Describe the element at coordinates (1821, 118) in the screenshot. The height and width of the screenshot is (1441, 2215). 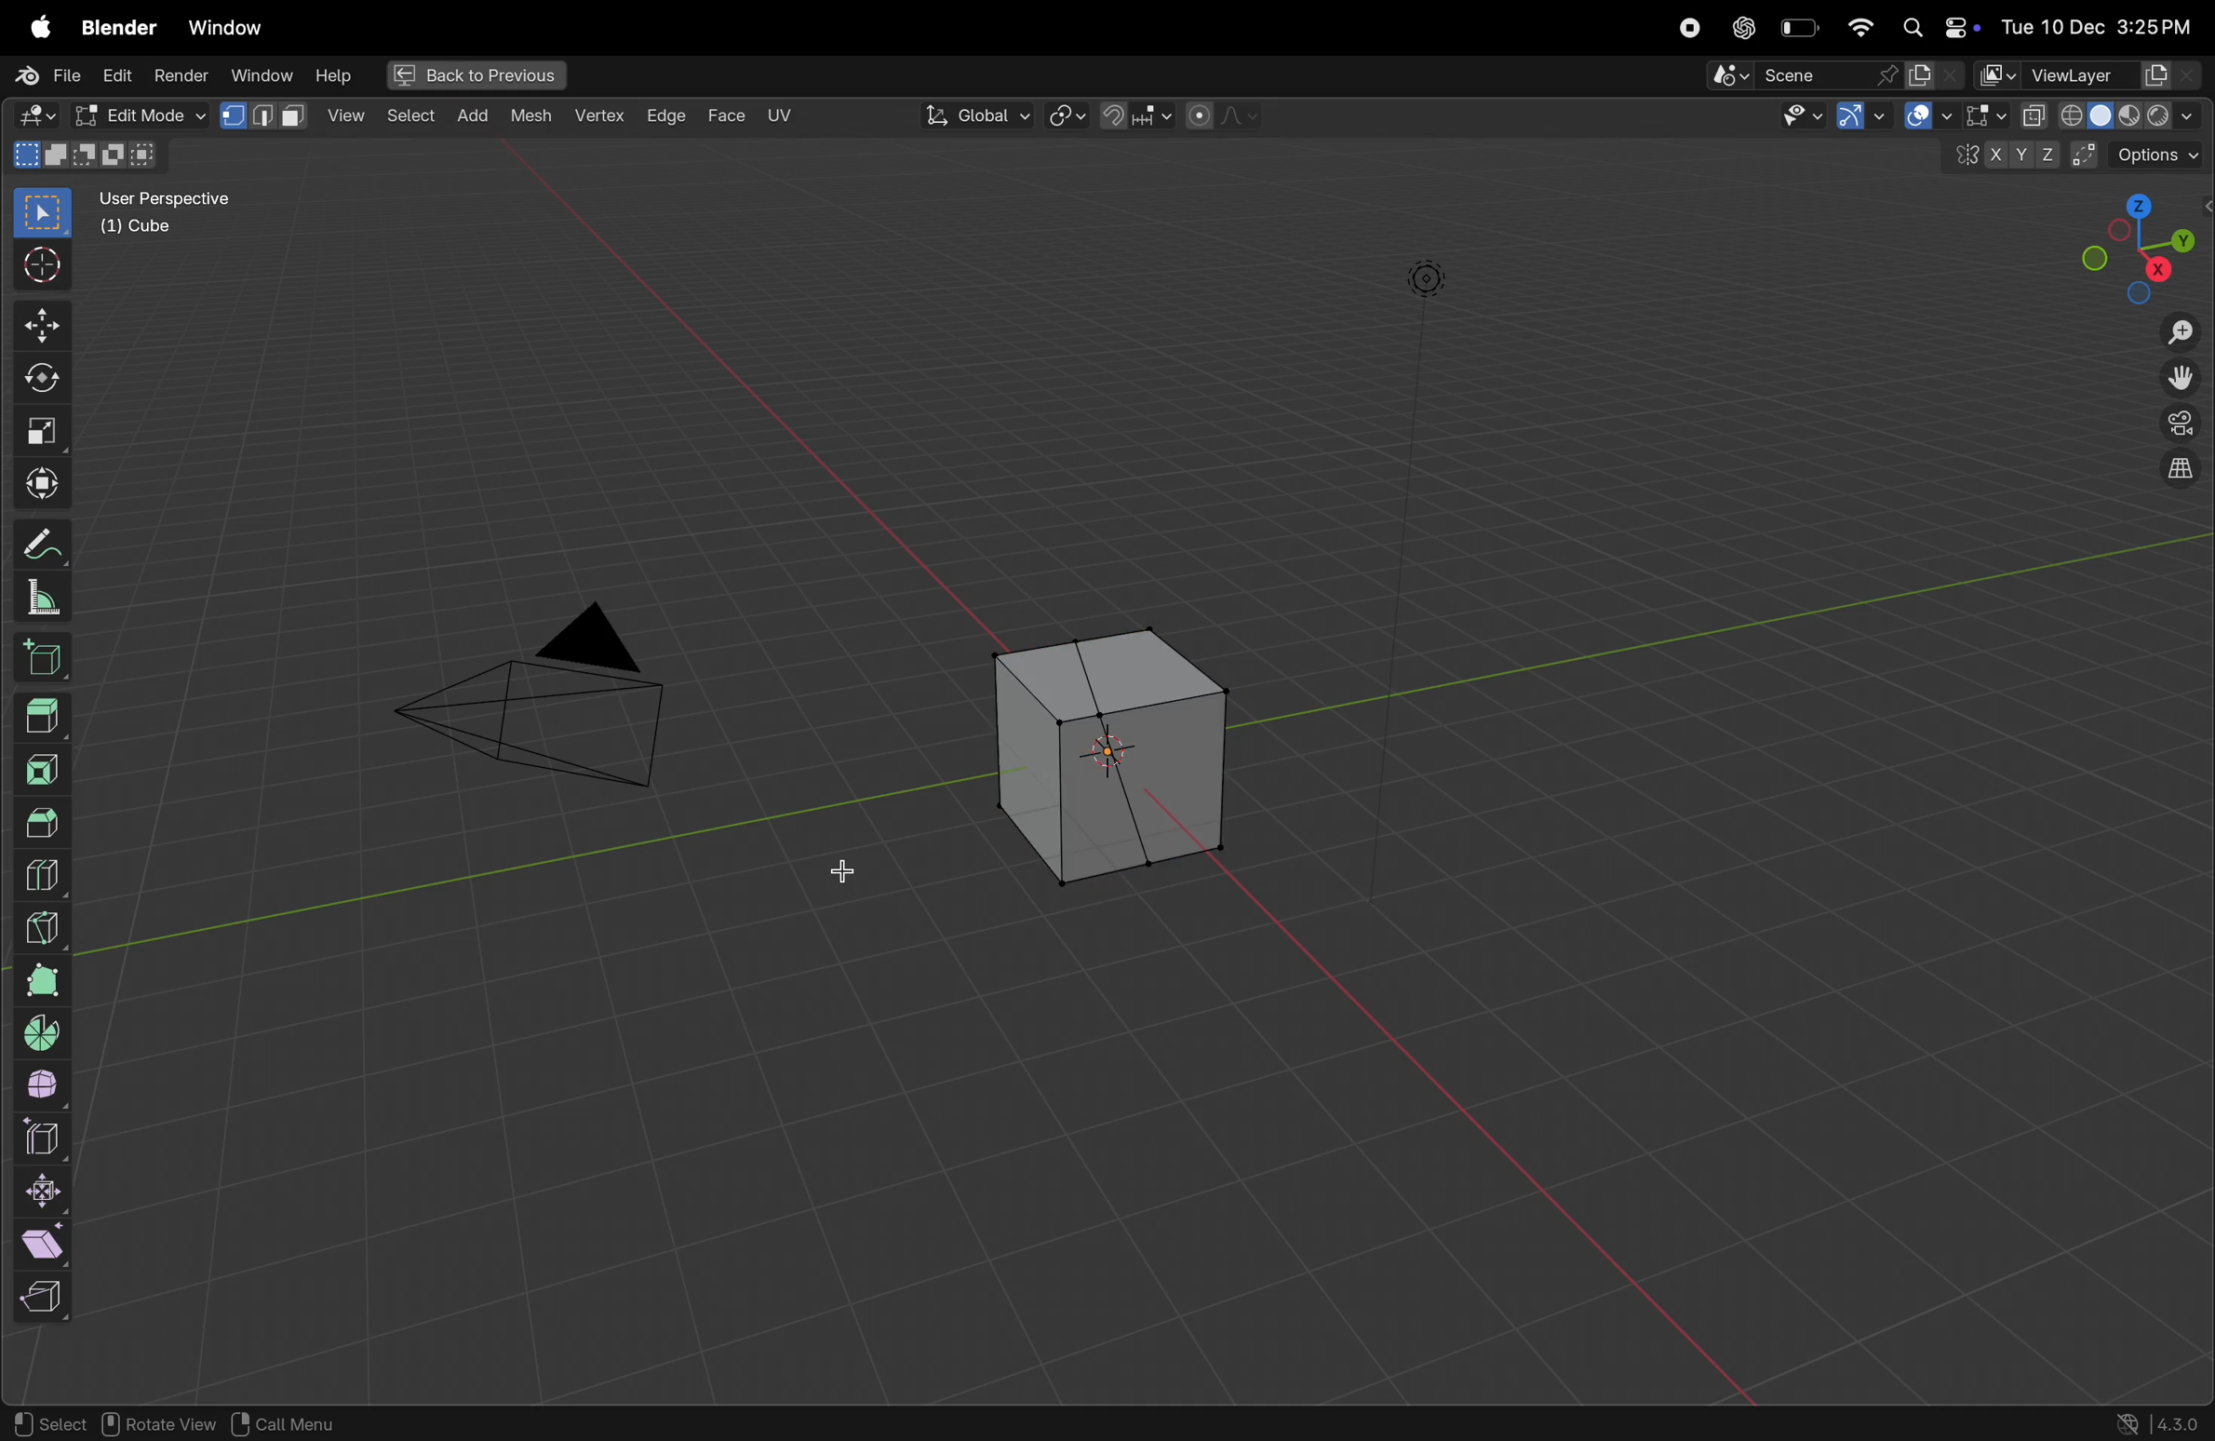
I see `Visibility` at that location.